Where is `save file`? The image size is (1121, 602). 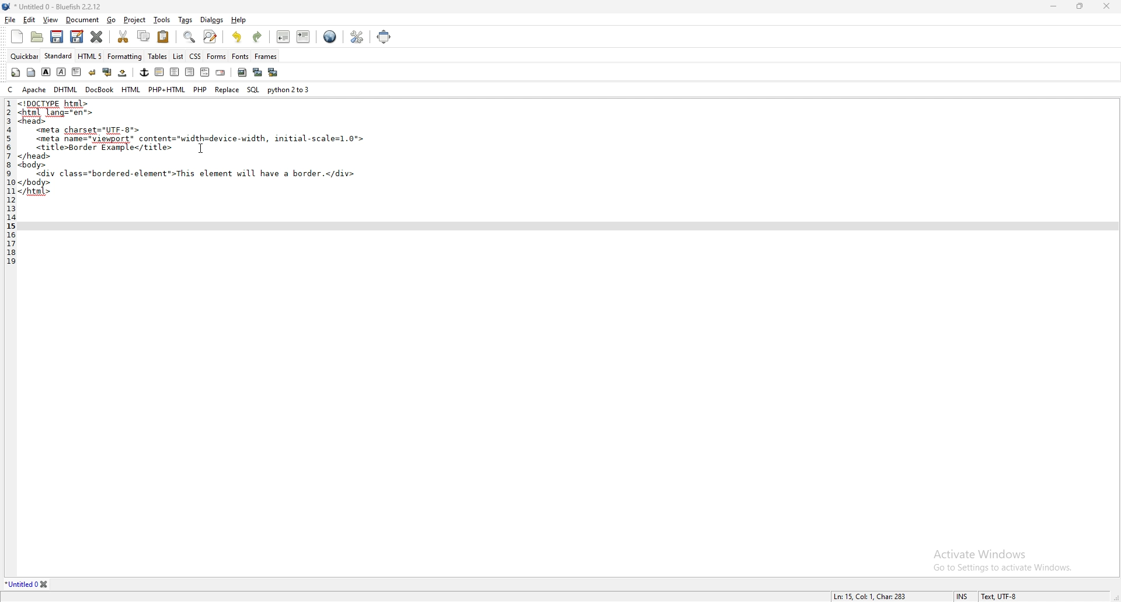 save file is located at coordinates (55, 37).